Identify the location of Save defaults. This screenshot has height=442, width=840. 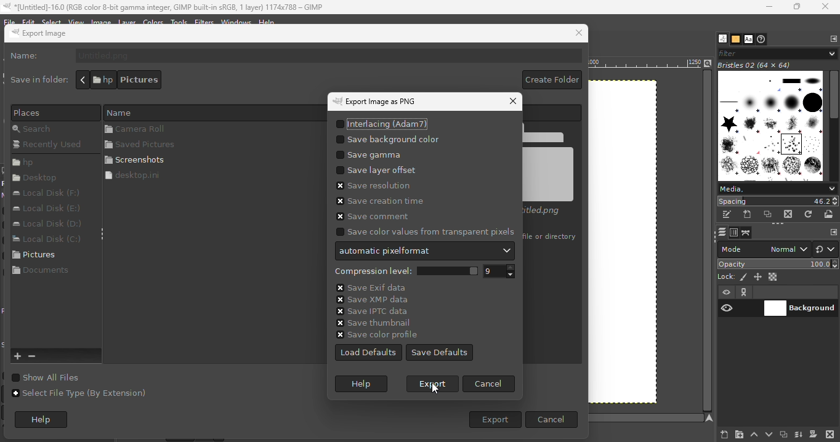
(441, 352).